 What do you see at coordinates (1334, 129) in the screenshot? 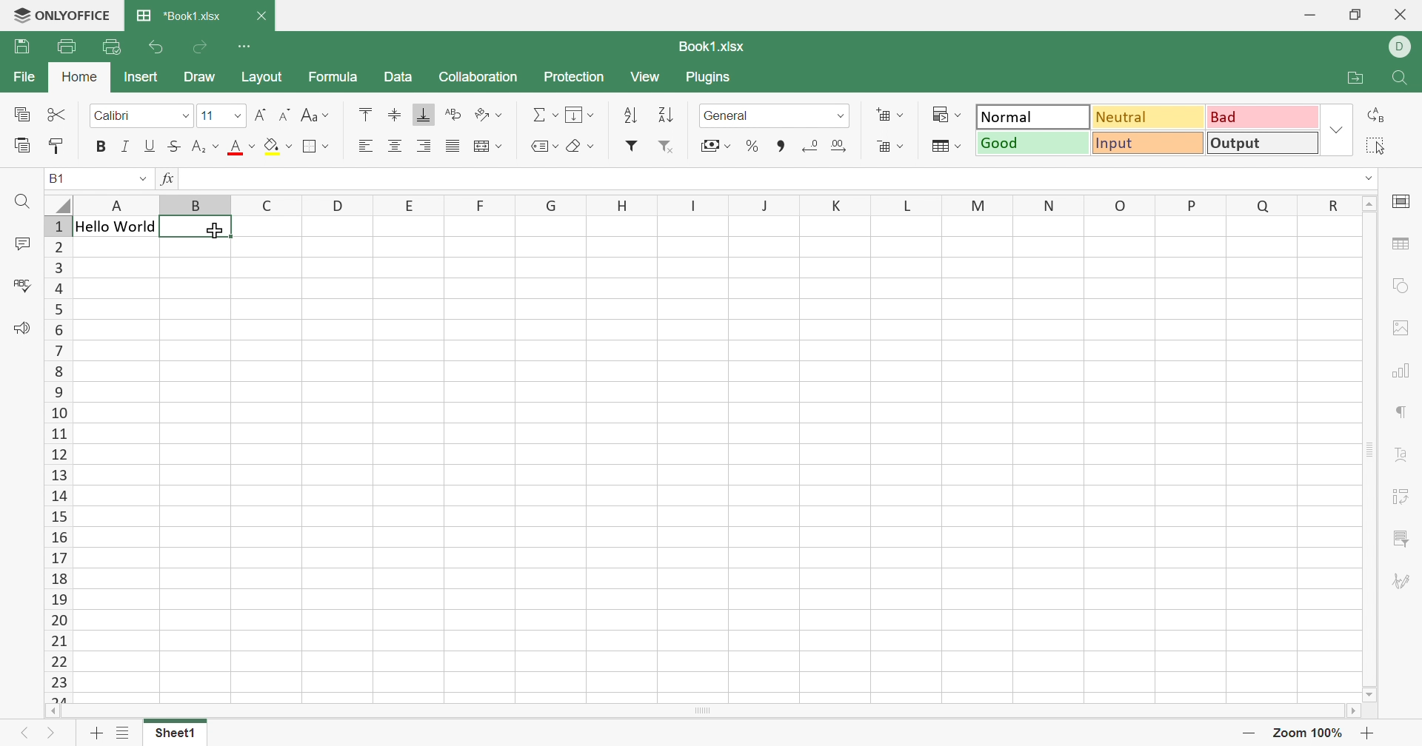
I see `Drop down` at bounding box center [1334, 129].